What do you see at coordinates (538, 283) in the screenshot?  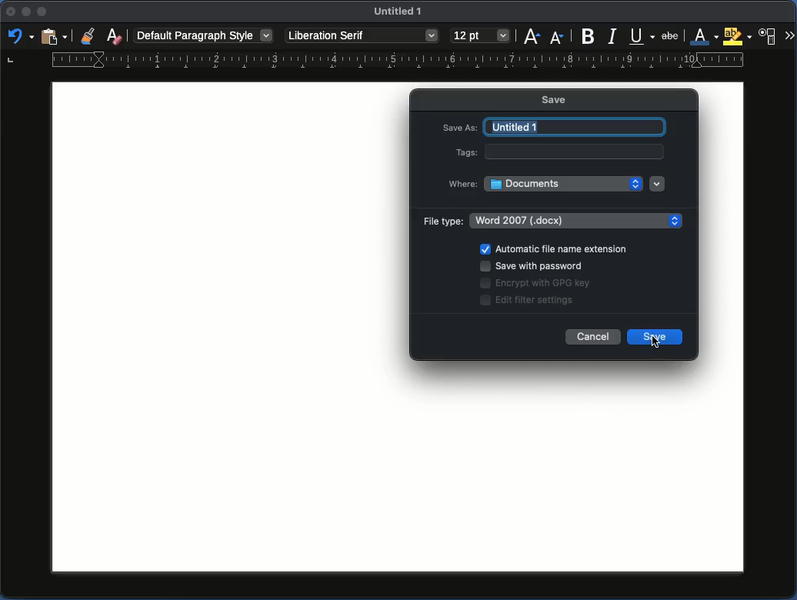 I see `Encrypt with GPG key` at bounding box center [538, 283].